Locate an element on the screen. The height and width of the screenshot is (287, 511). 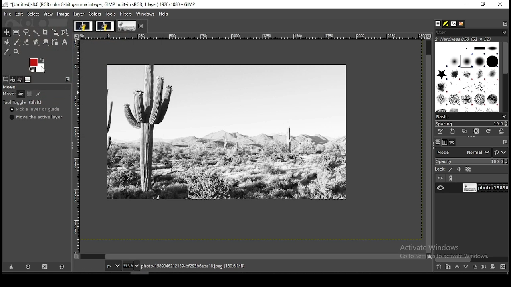
select brush preset is located at coordinates (470, 116).